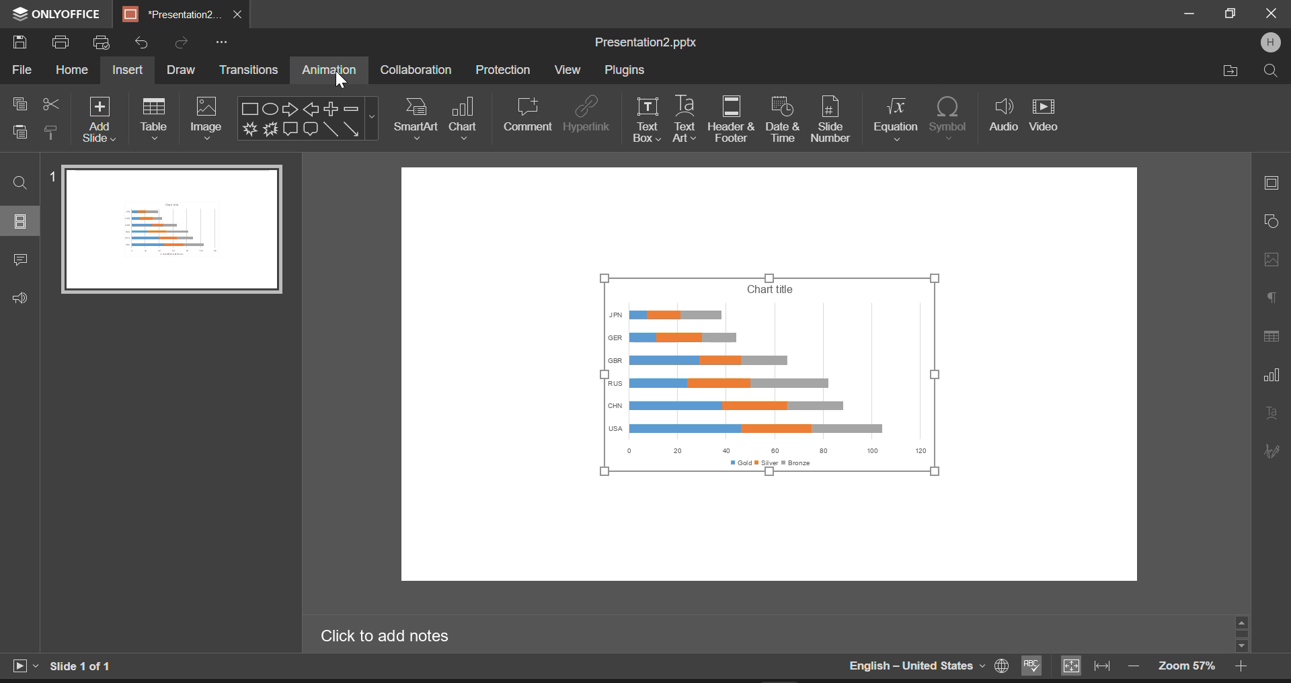 The height and width of the screenshot is (683, 1291). I want to click on Draw, so click(182, 69).